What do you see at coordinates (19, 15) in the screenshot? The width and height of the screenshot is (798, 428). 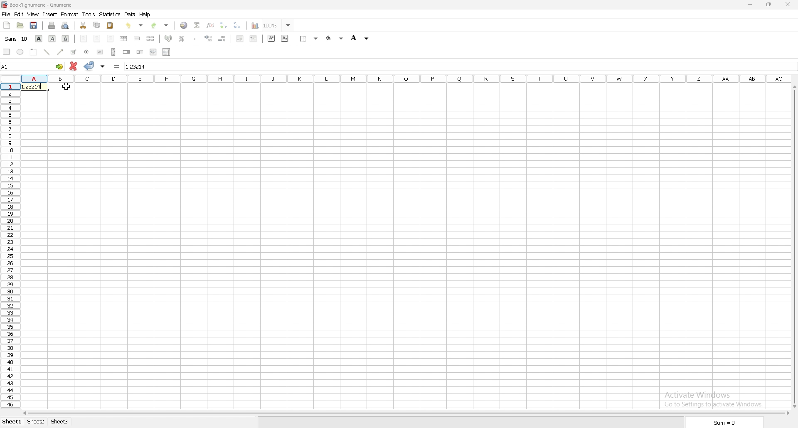 I see `edit` at bounding box center [19, 15].